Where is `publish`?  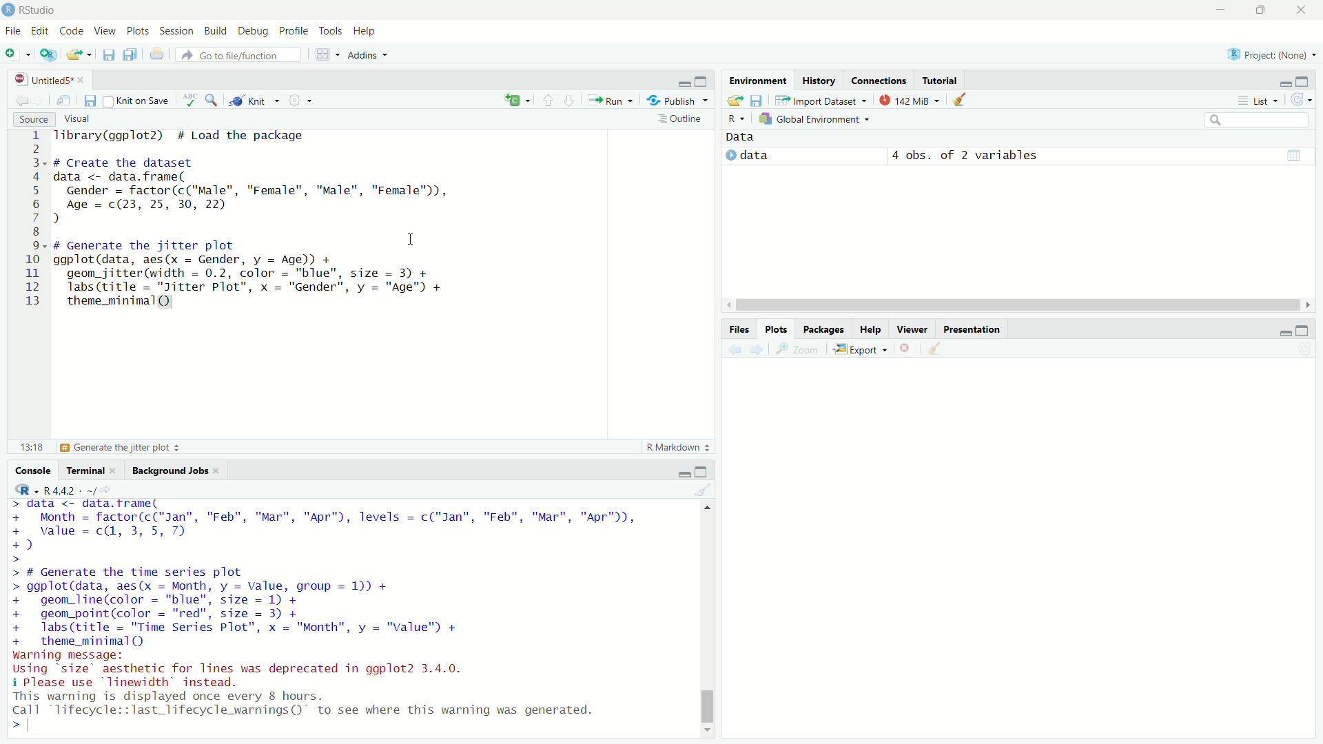
publish is located at coordinates (679, 100).